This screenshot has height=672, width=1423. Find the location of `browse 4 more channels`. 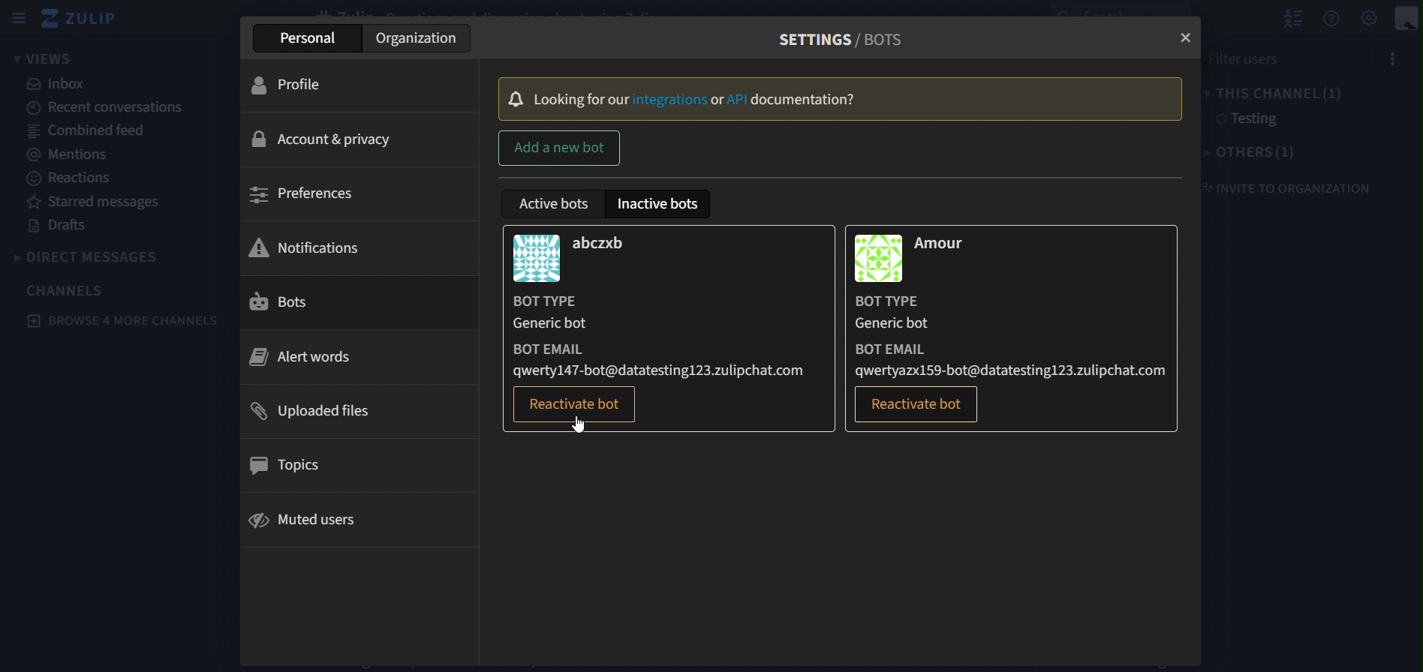

browse 4 more channels is located at coordinates (123, 321).